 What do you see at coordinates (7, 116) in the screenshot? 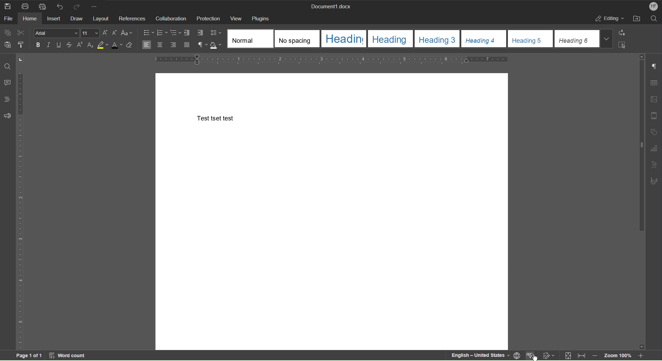
I see `Feedback and Support` at bounding box center [7, 116].